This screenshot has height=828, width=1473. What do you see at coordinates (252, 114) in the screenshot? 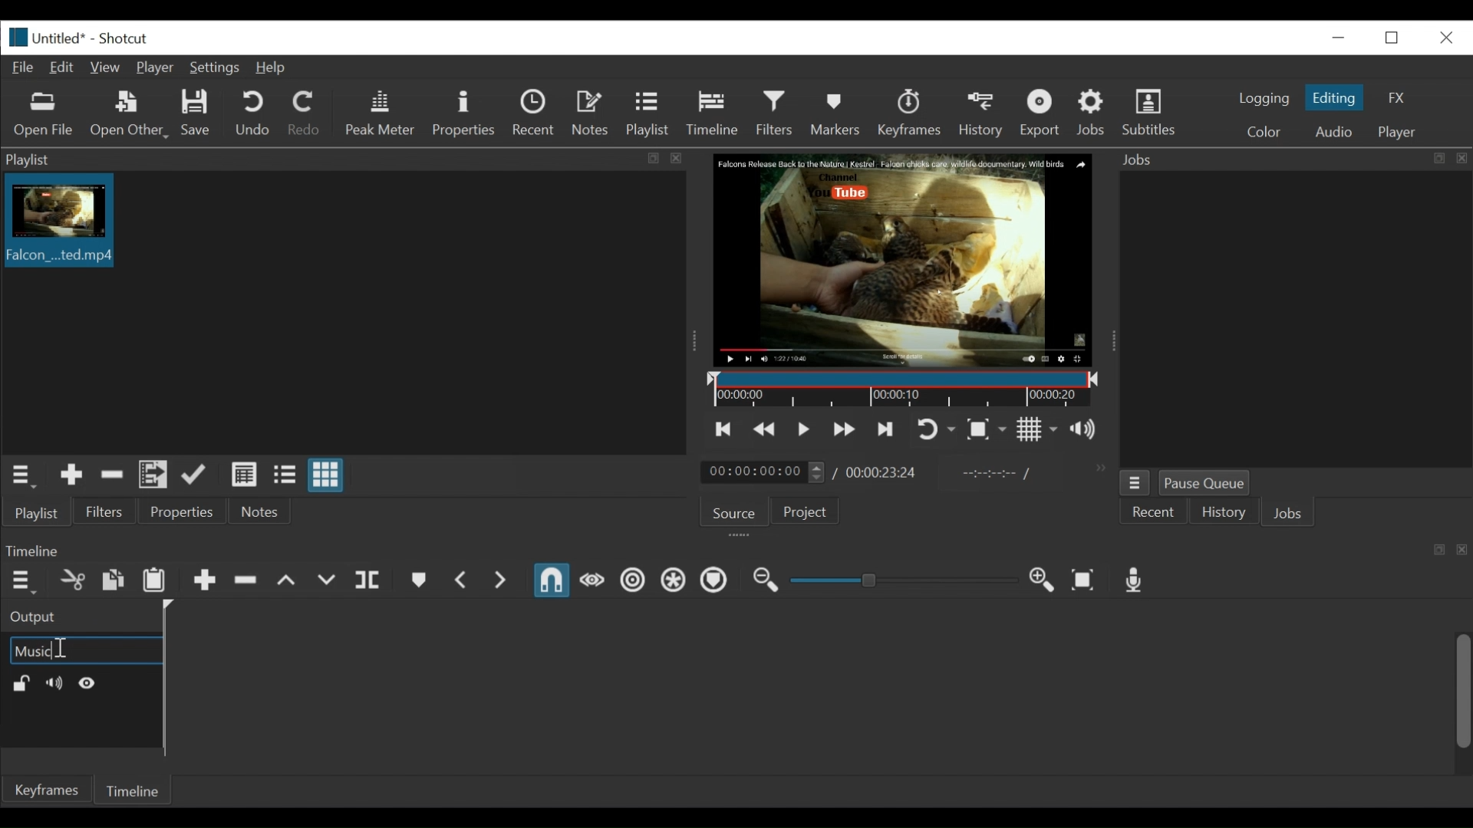
I see `Undo` at bounding box center [252, 114].